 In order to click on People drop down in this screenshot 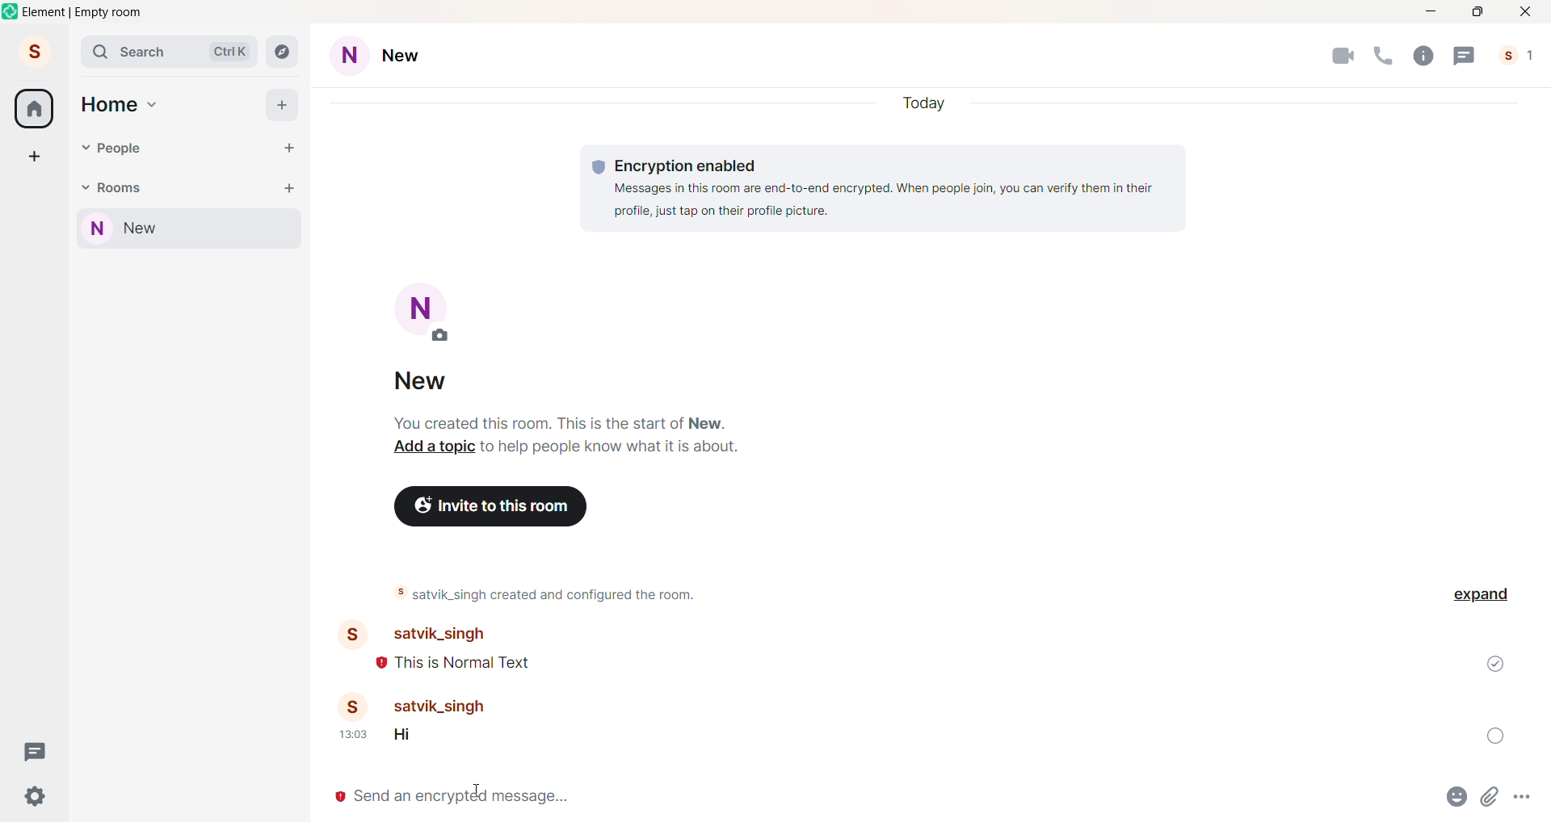, I will do `click(85, 148)`.